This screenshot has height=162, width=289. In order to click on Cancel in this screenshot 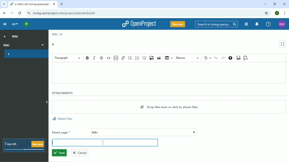, I will do `click(82, 152)`.